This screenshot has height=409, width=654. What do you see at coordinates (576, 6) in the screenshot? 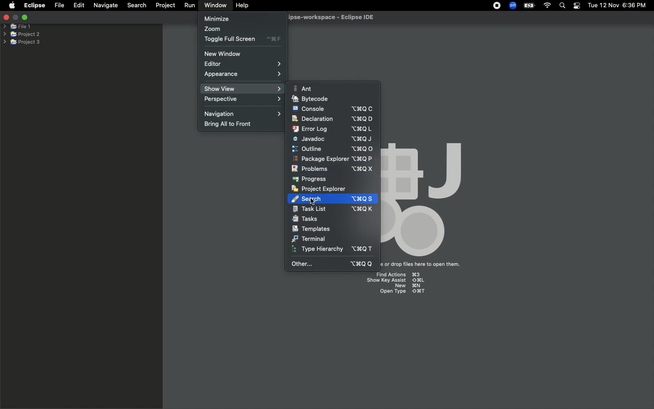
I see `Notification` at bounding box center [576, 6].